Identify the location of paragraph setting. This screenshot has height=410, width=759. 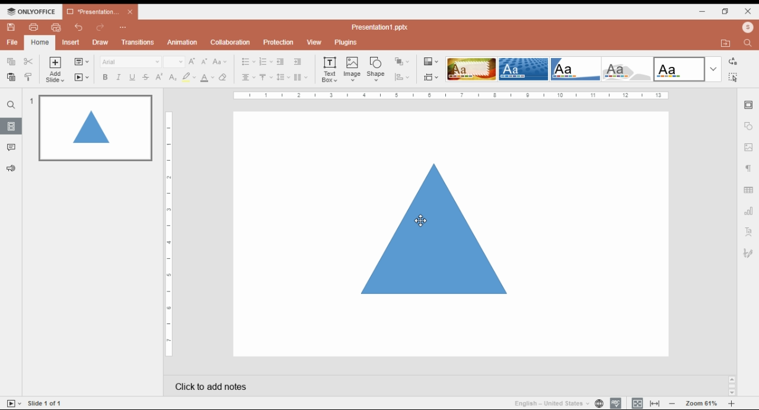
(751, 168).